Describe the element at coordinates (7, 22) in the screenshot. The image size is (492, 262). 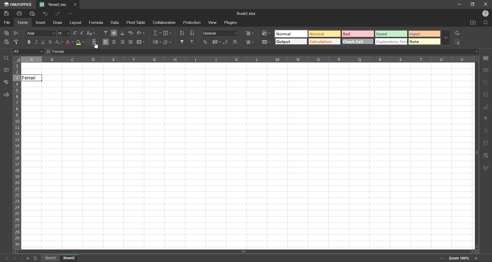
I see `file` at that location.